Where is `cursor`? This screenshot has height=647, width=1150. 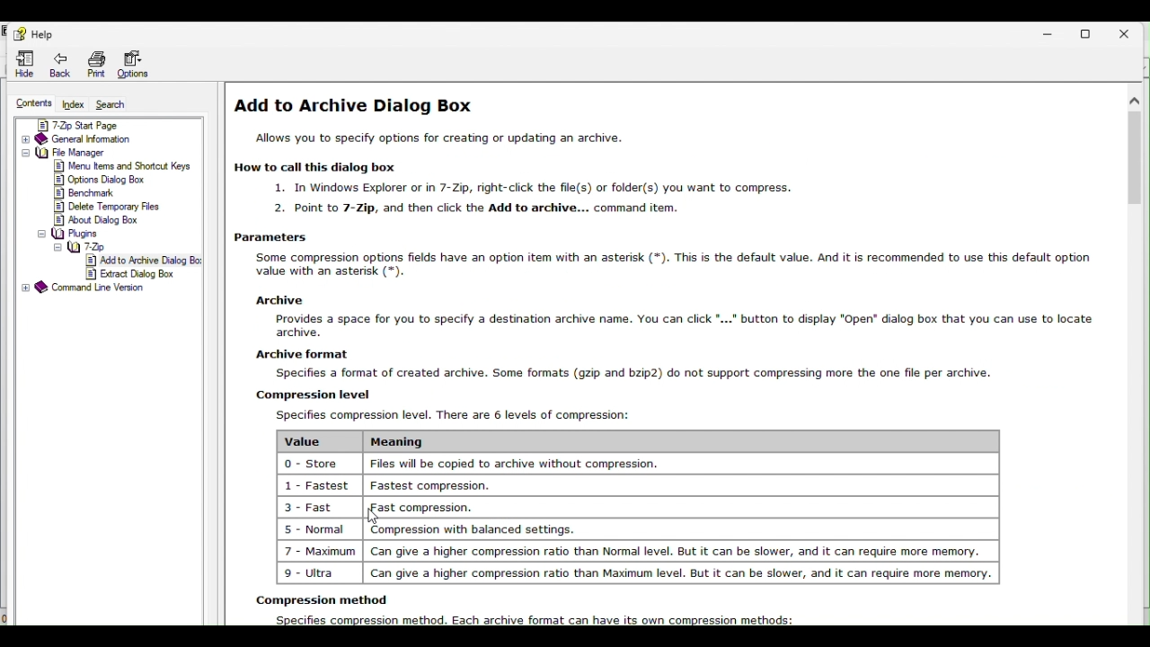 cursor is located at coordinates (377, 521).